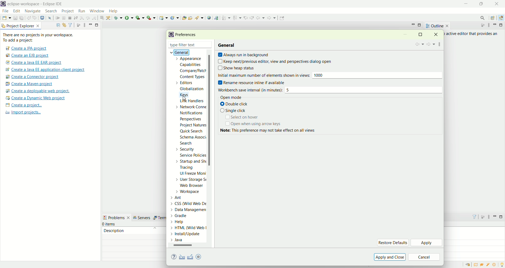  What do you see at coordinates (235, 105) in the screenshot?
I see `double click` at bounding box center [235, 105].